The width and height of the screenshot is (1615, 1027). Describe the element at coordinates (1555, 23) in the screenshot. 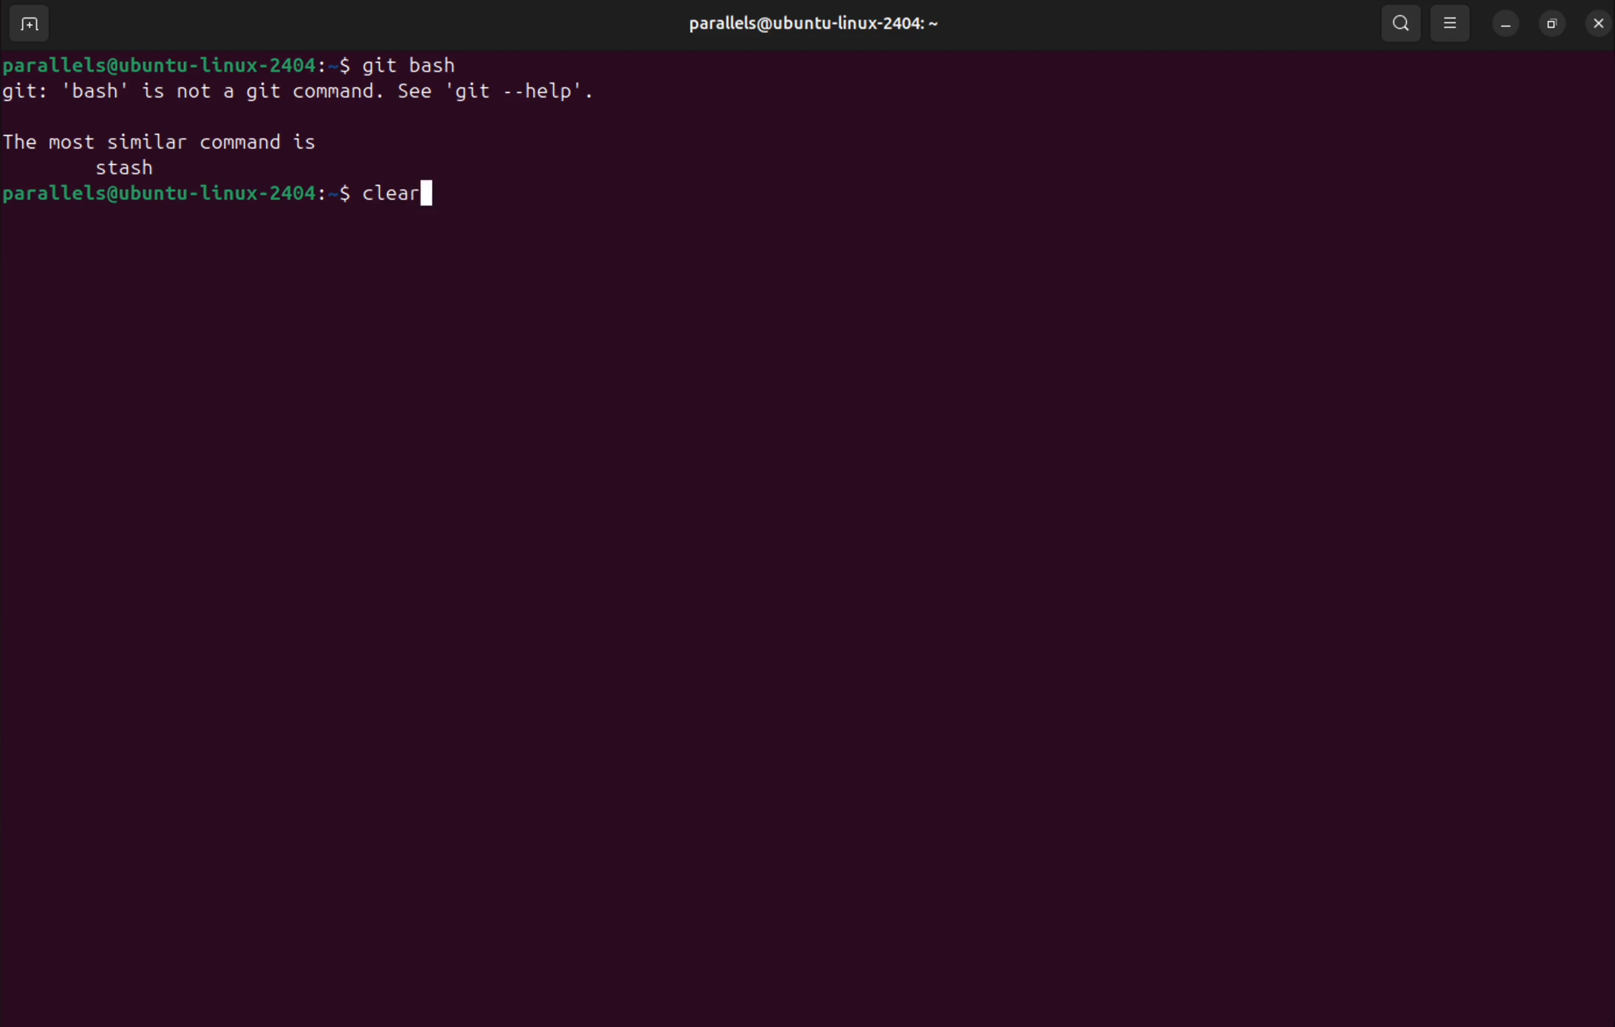

I see `resize` at that location.